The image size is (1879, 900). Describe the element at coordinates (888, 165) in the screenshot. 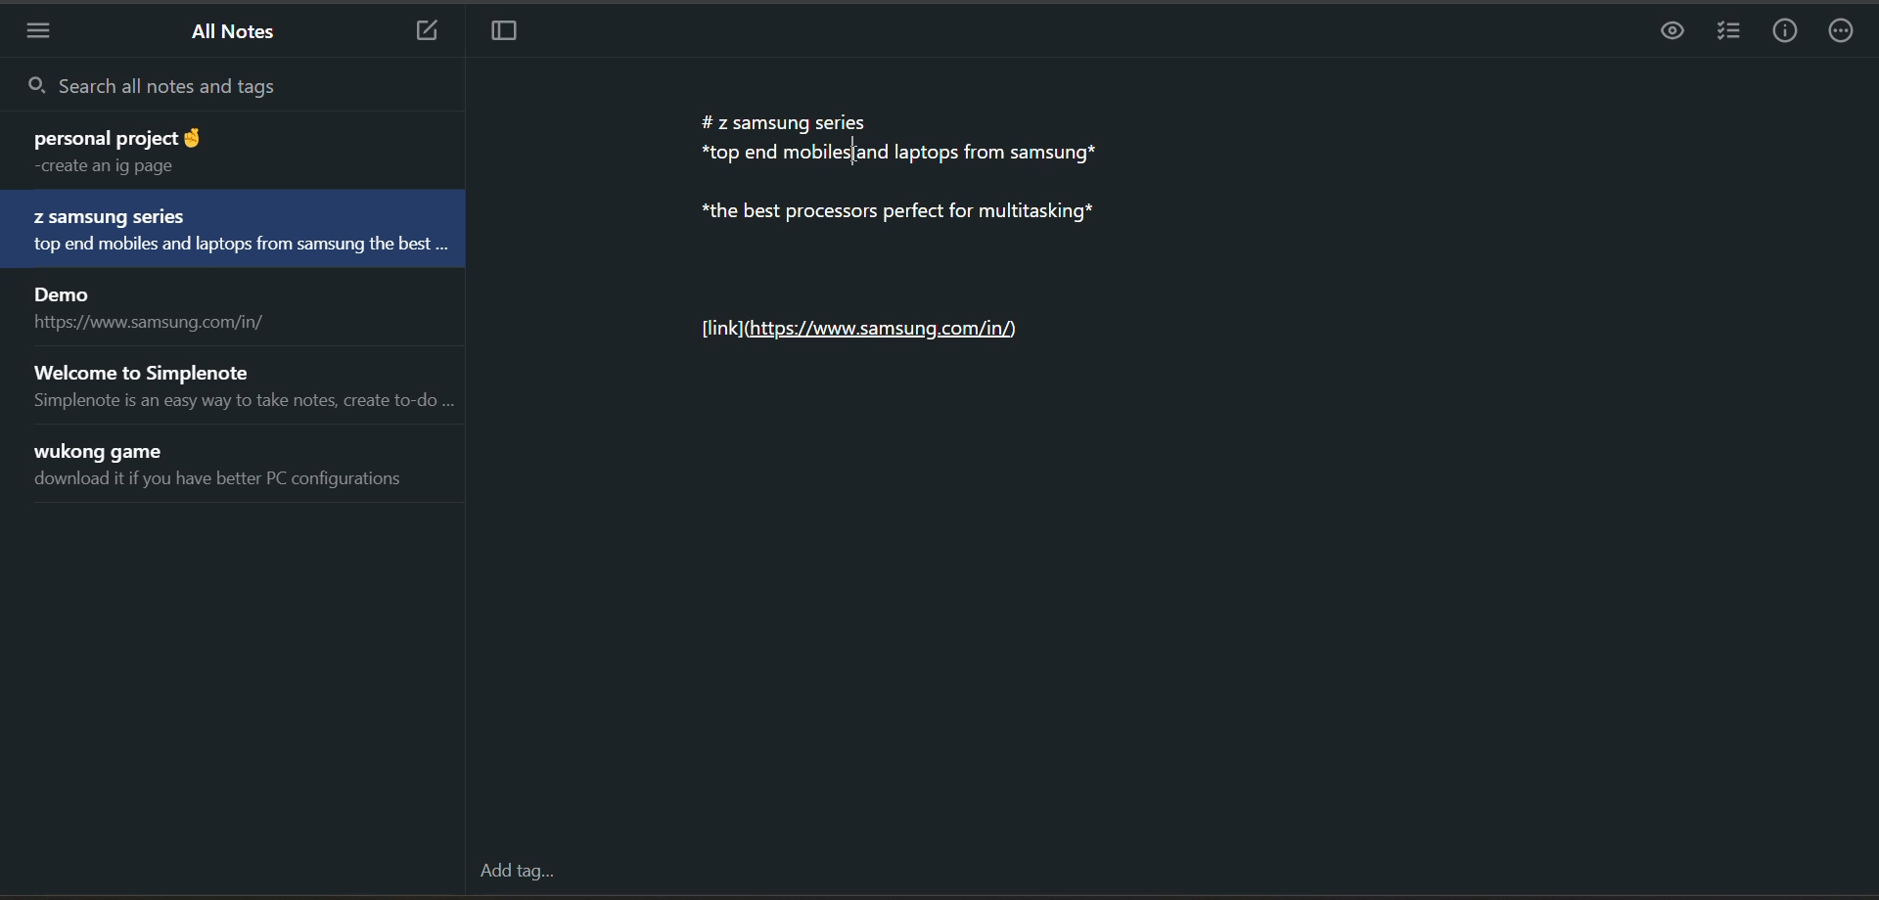

I see `data in the current note` at that location.